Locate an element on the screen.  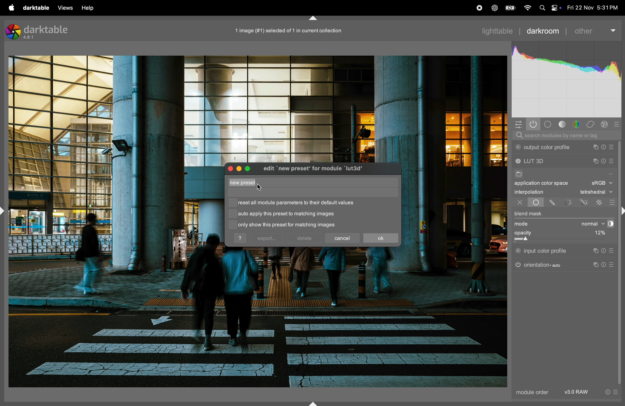
opacity is located at coordinates (548, 235).